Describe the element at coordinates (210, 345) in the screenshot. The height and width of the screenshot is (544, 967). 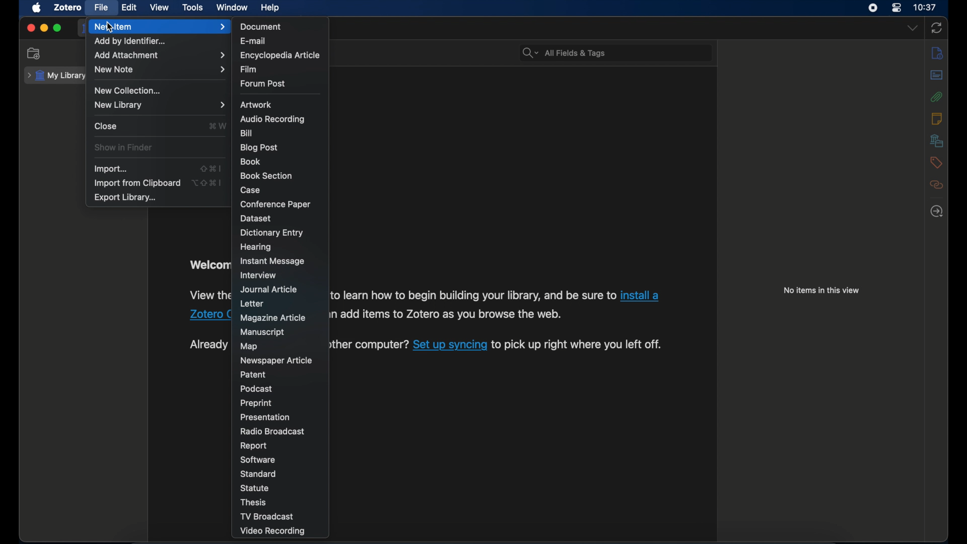
I see `text` at that location.